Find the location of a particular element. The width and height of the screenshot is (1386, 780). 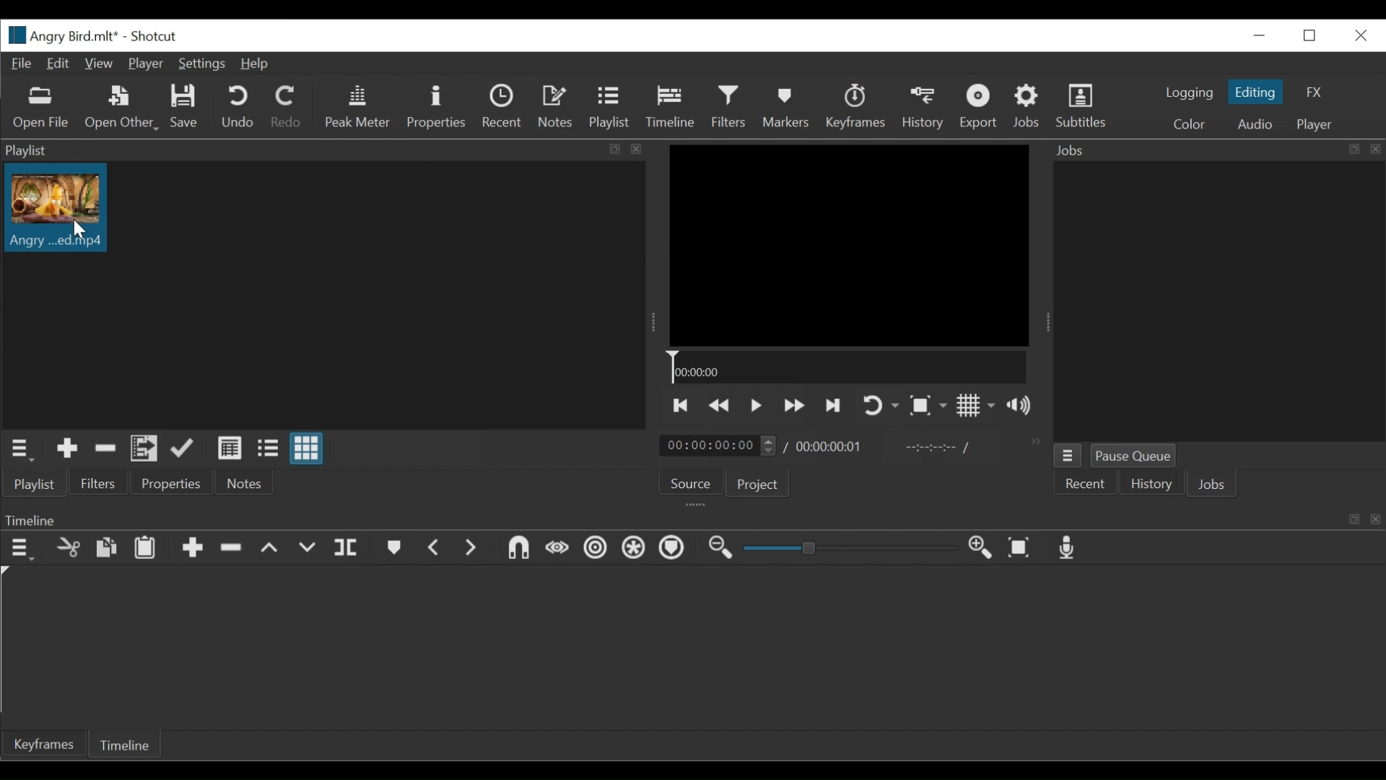

Jobs Panel is located at coordinates (1219, 300).